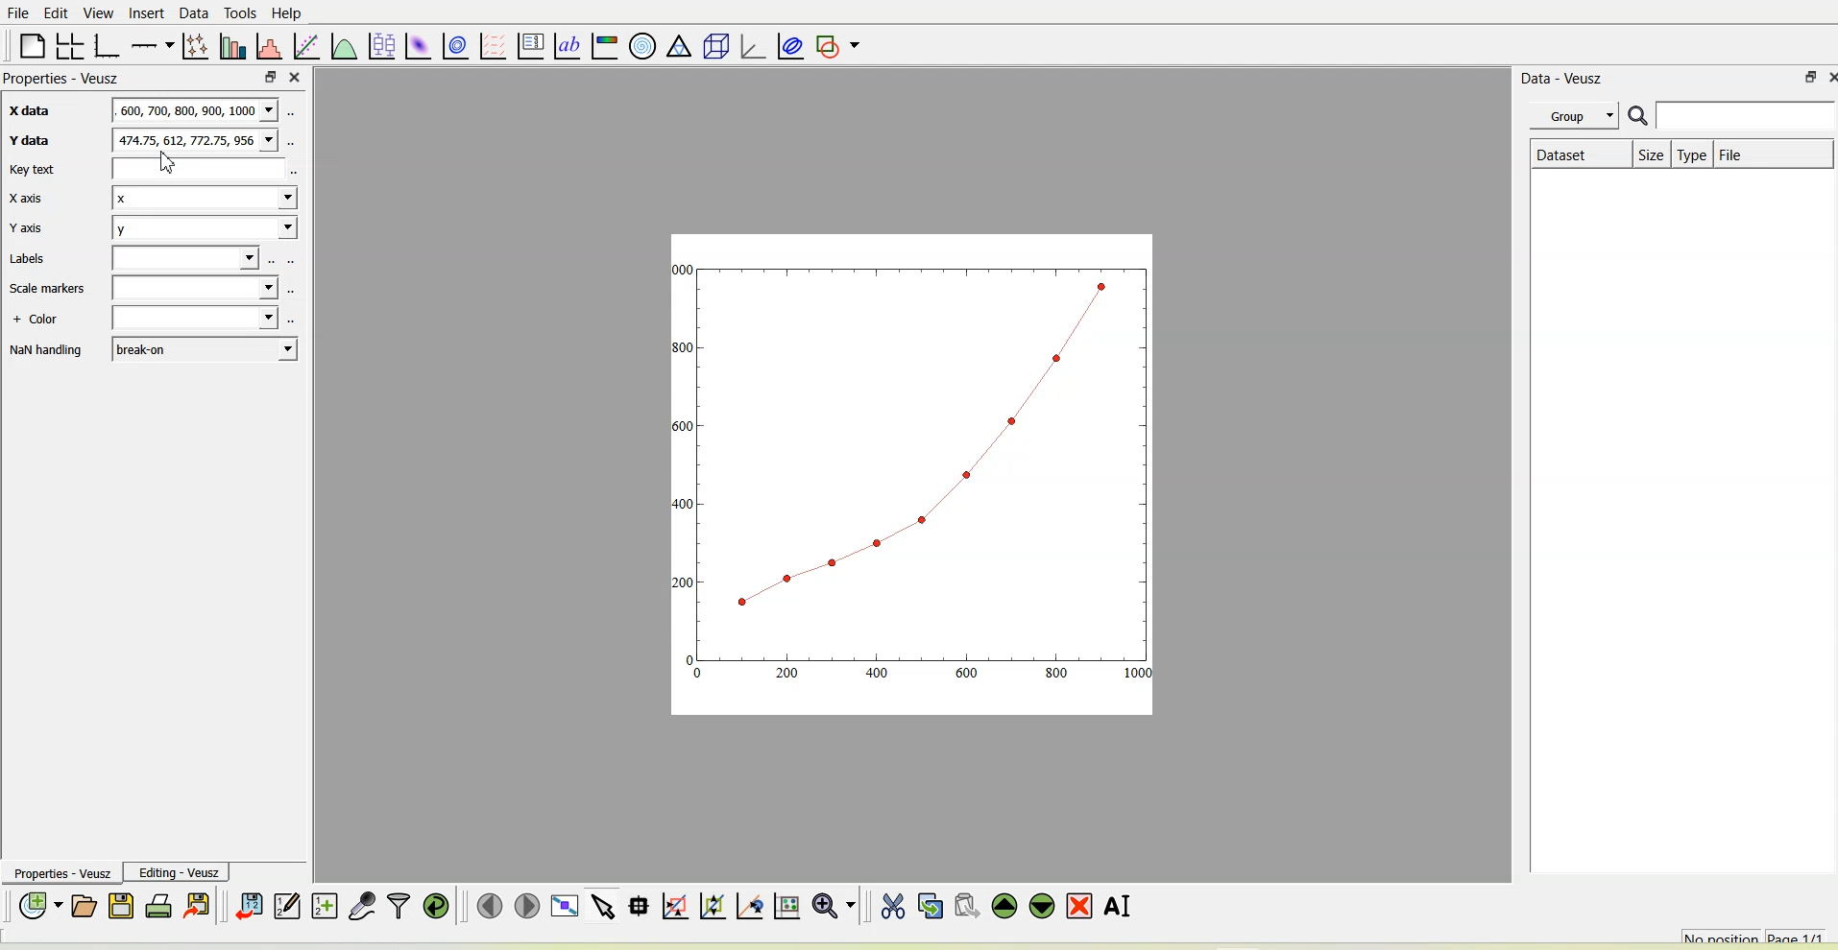 This screenshot has width=1838, height=950. What do you see at coordinates (296, 78) in the screenshot?
I see `close` at bounding box center [296, 78].